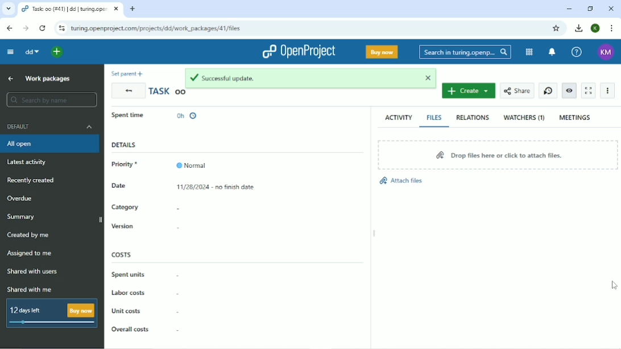 The image size is (621, 349). I want to click on Reload this page, so click(42, 28).